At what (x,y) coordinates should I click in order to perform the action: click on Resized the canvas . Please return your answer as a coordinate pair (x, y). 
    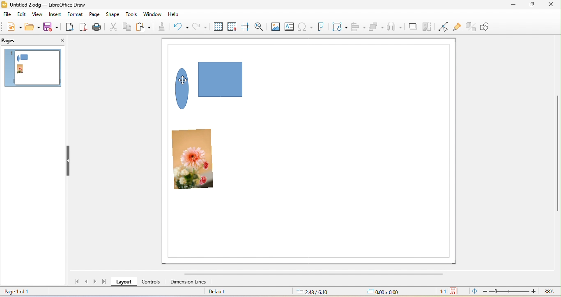
    Looking at the image, I should click on (315, 152).